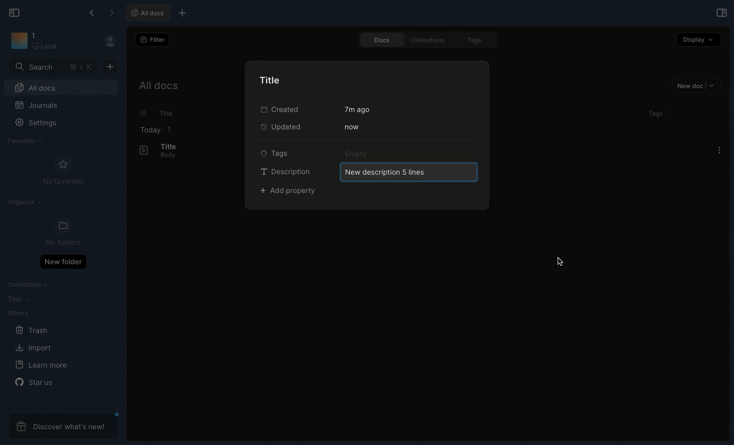  I want to click on New description 5 lines, so click(409, 172).